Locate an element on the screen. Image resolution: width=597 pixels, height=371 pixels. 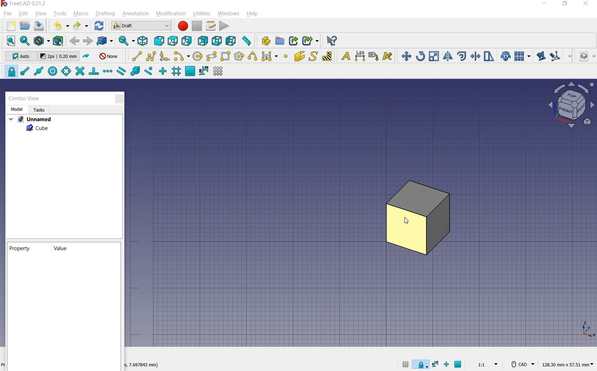
fit selection is located at coordinates (24, 41).